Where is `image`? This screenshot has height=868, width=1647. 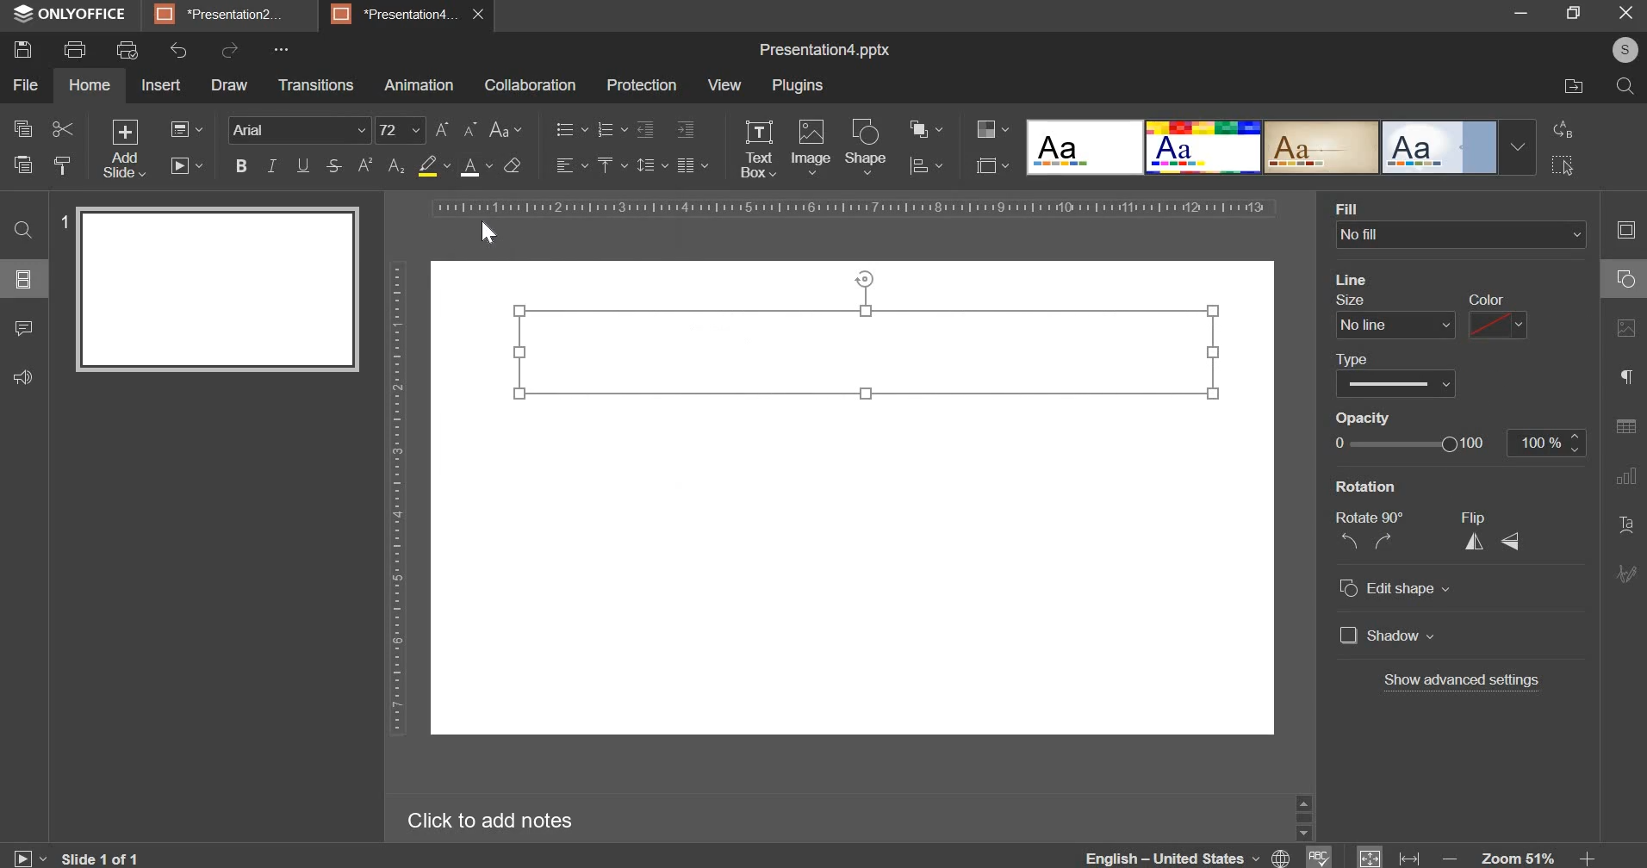
image is located at coordinates (1625, 337).